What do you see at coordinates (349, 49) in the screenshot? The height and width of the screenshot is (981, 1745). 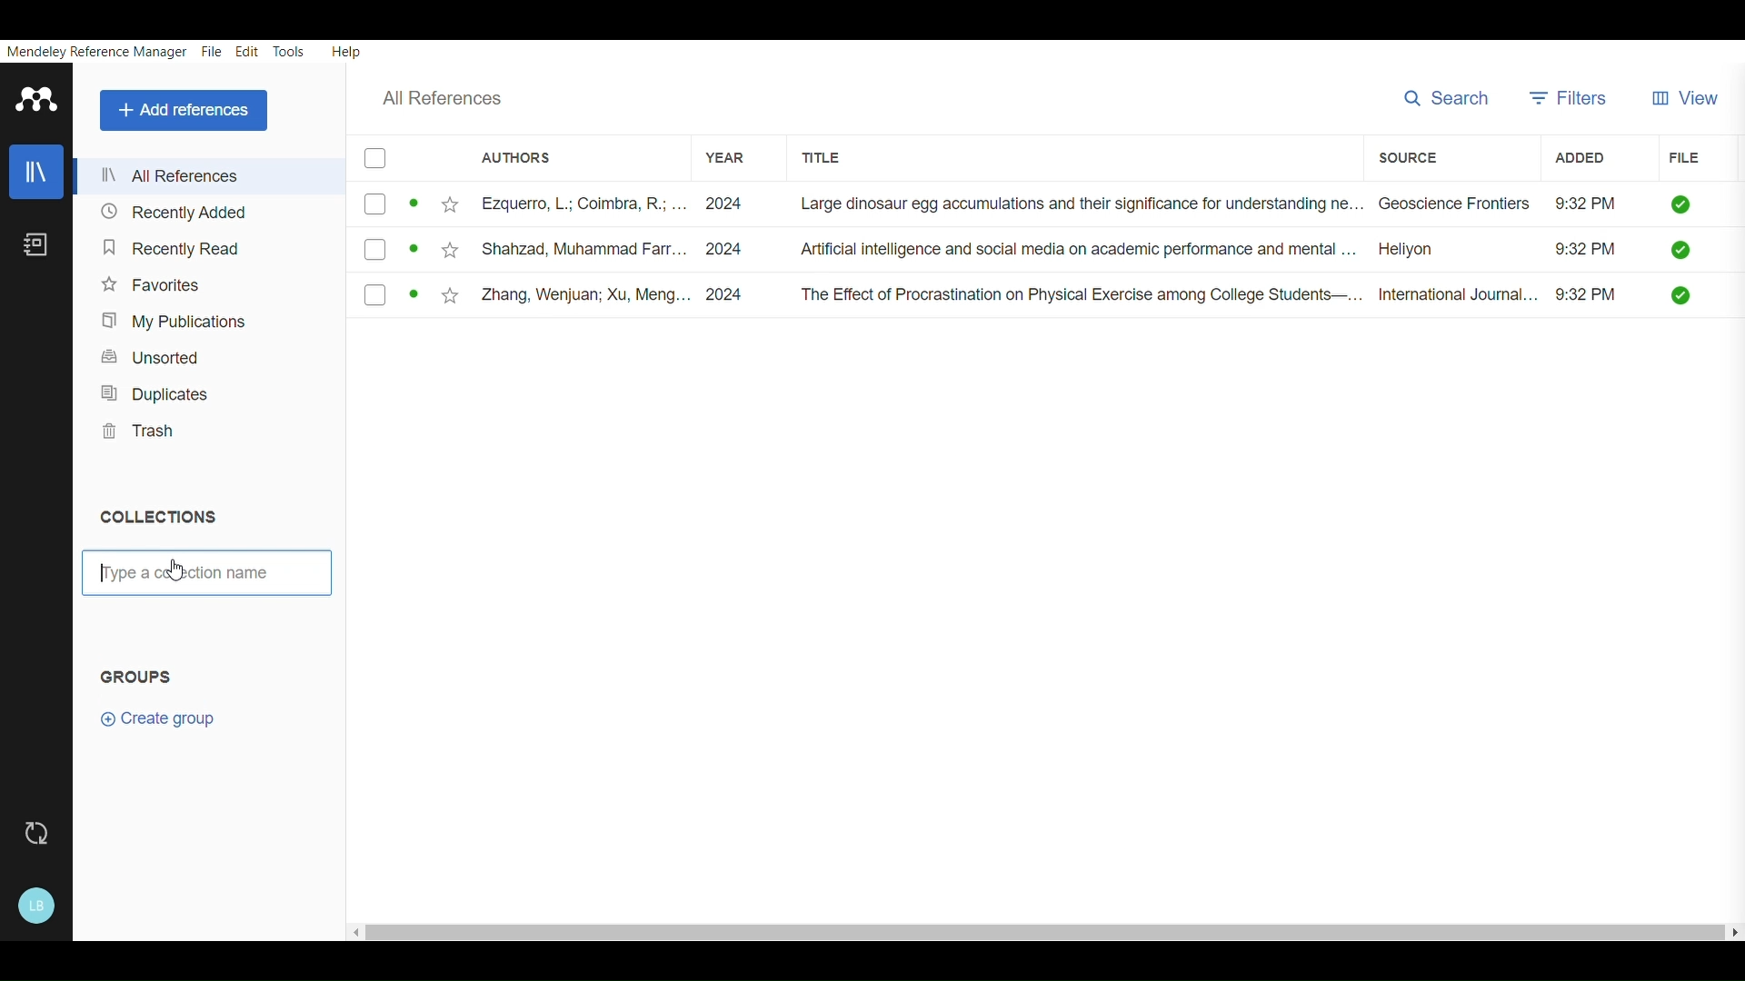 I see `Help` at bounding box center [349, 49].